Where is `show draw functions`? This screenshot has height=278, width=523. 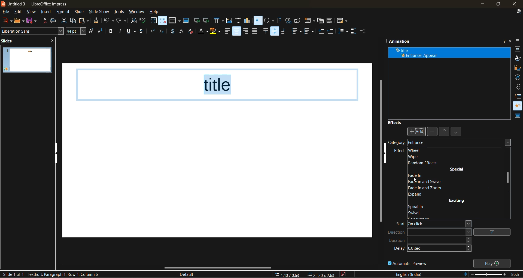 show draw functions is located at coordinates (298, 20).